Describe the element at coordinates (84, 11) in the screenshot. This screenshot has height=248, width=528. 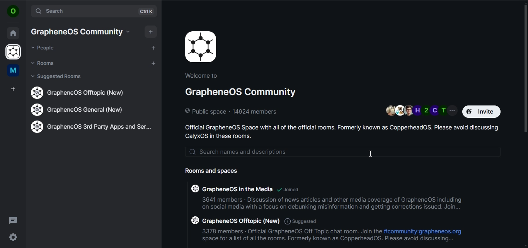
I see `search` at that location.